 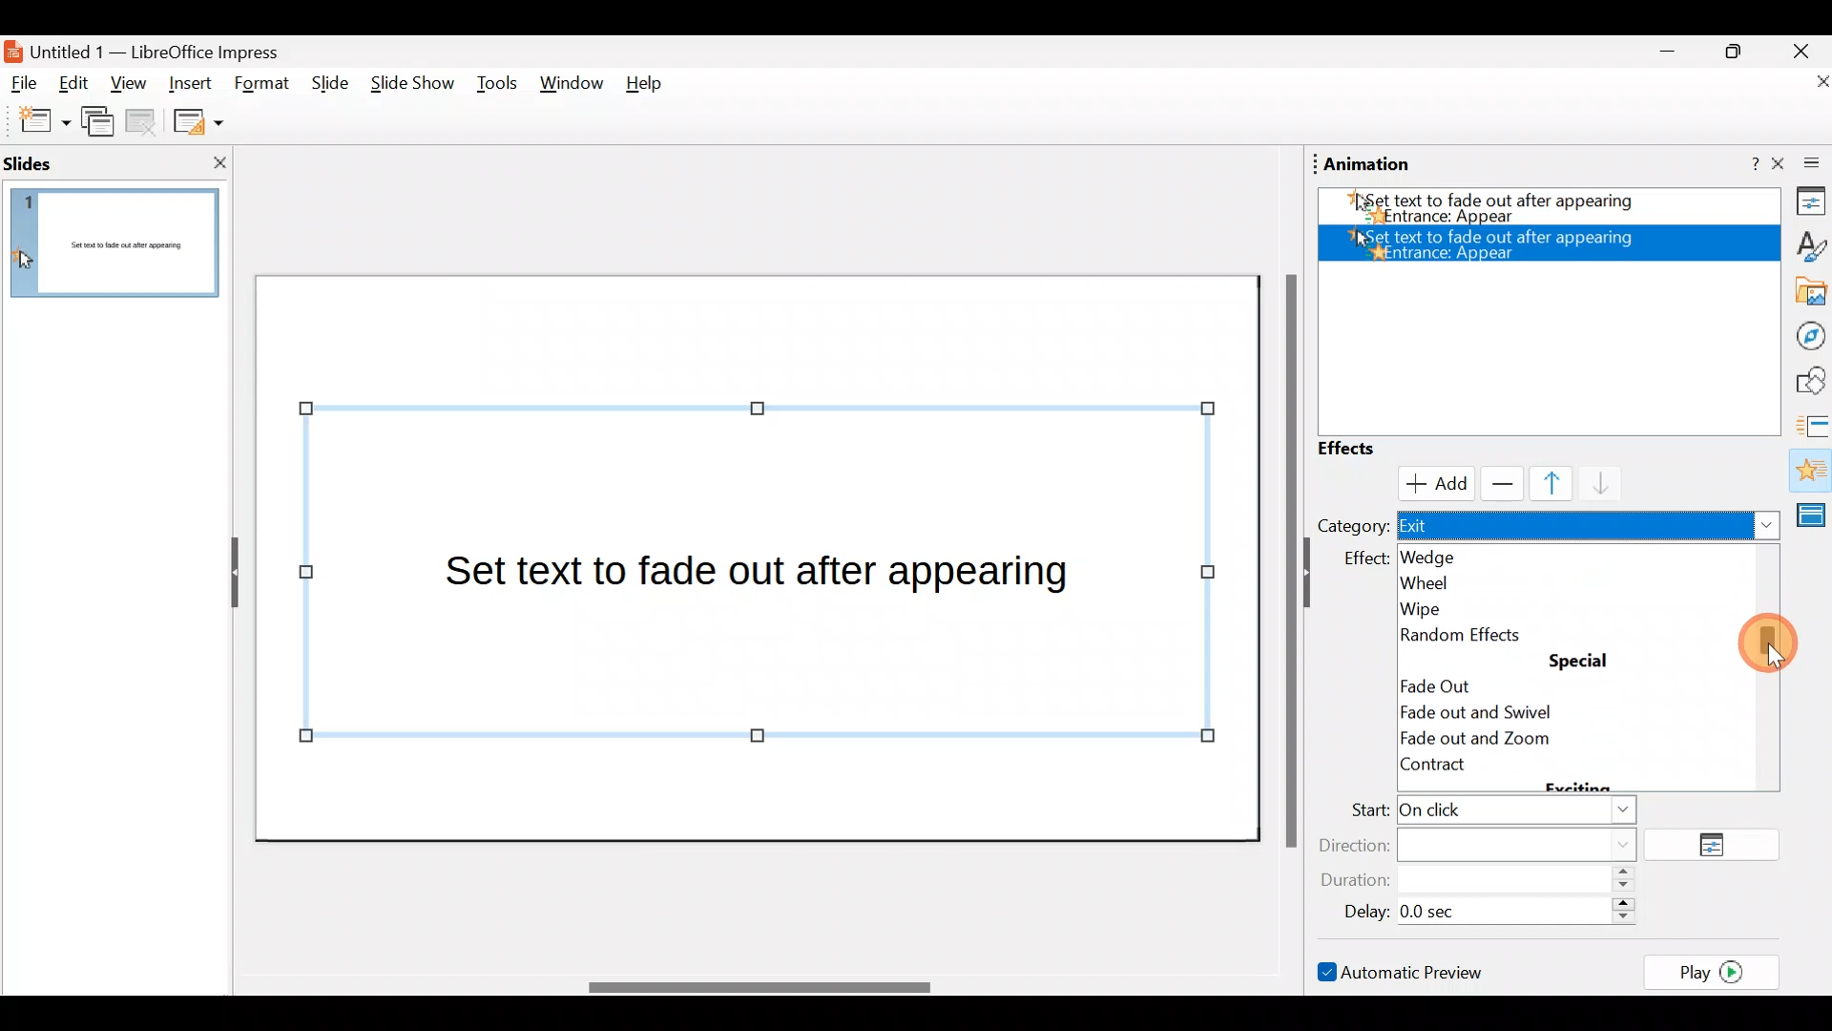 I want to click on Remove effect, so click(x=1498, y=483).